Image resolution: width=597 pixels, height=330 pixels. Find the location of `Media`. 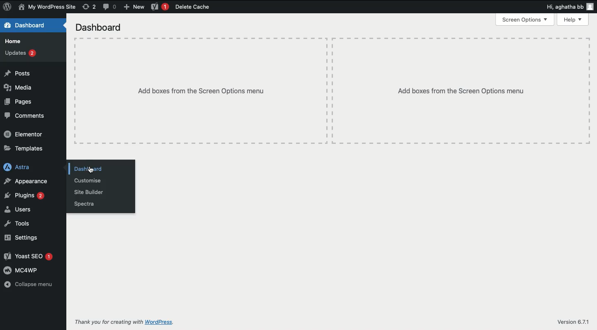

Media is located at coordinates (18, 87).